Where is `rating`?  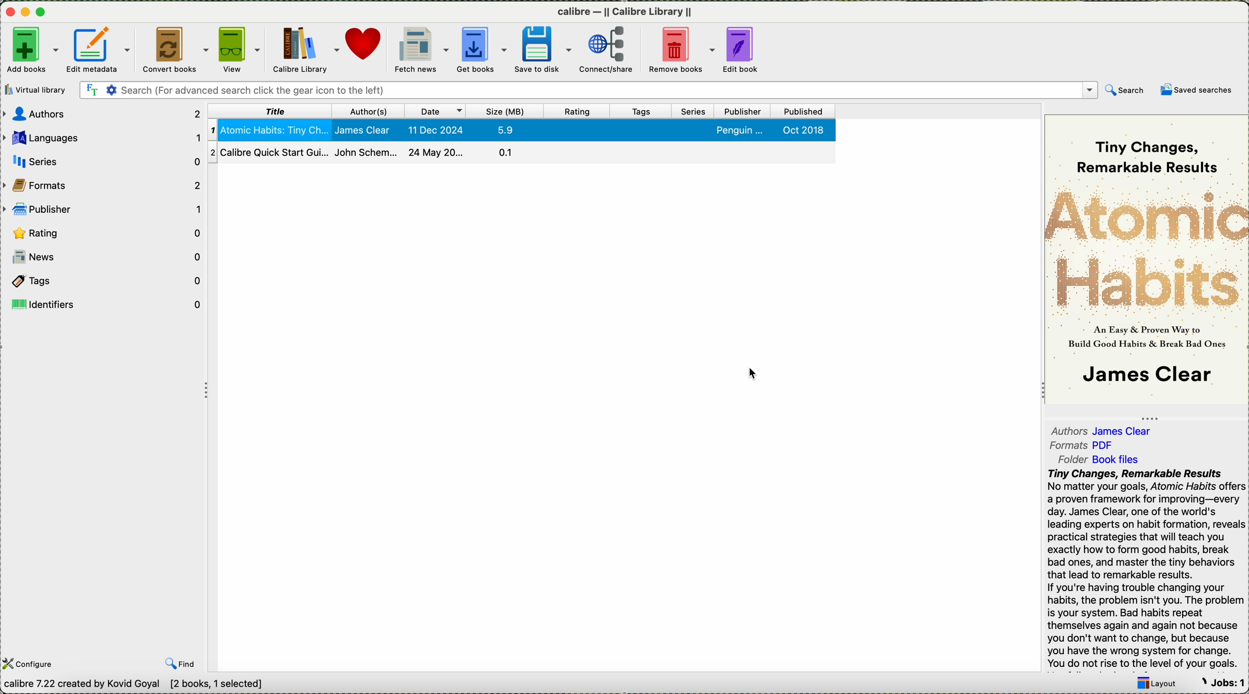
rating is located at coordinates (577, 111).